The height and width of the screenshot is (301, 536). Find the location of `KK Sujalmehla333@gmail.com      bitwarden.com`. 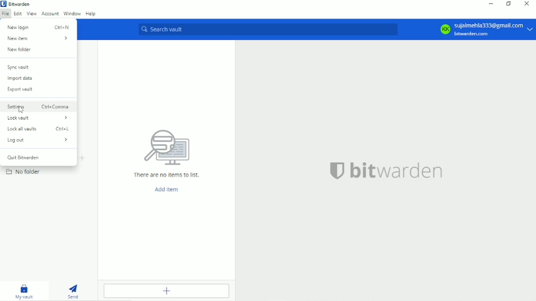

KK Sujalmehla333@gmail.com      bitwarden.com is located at coordinates (486, 29).